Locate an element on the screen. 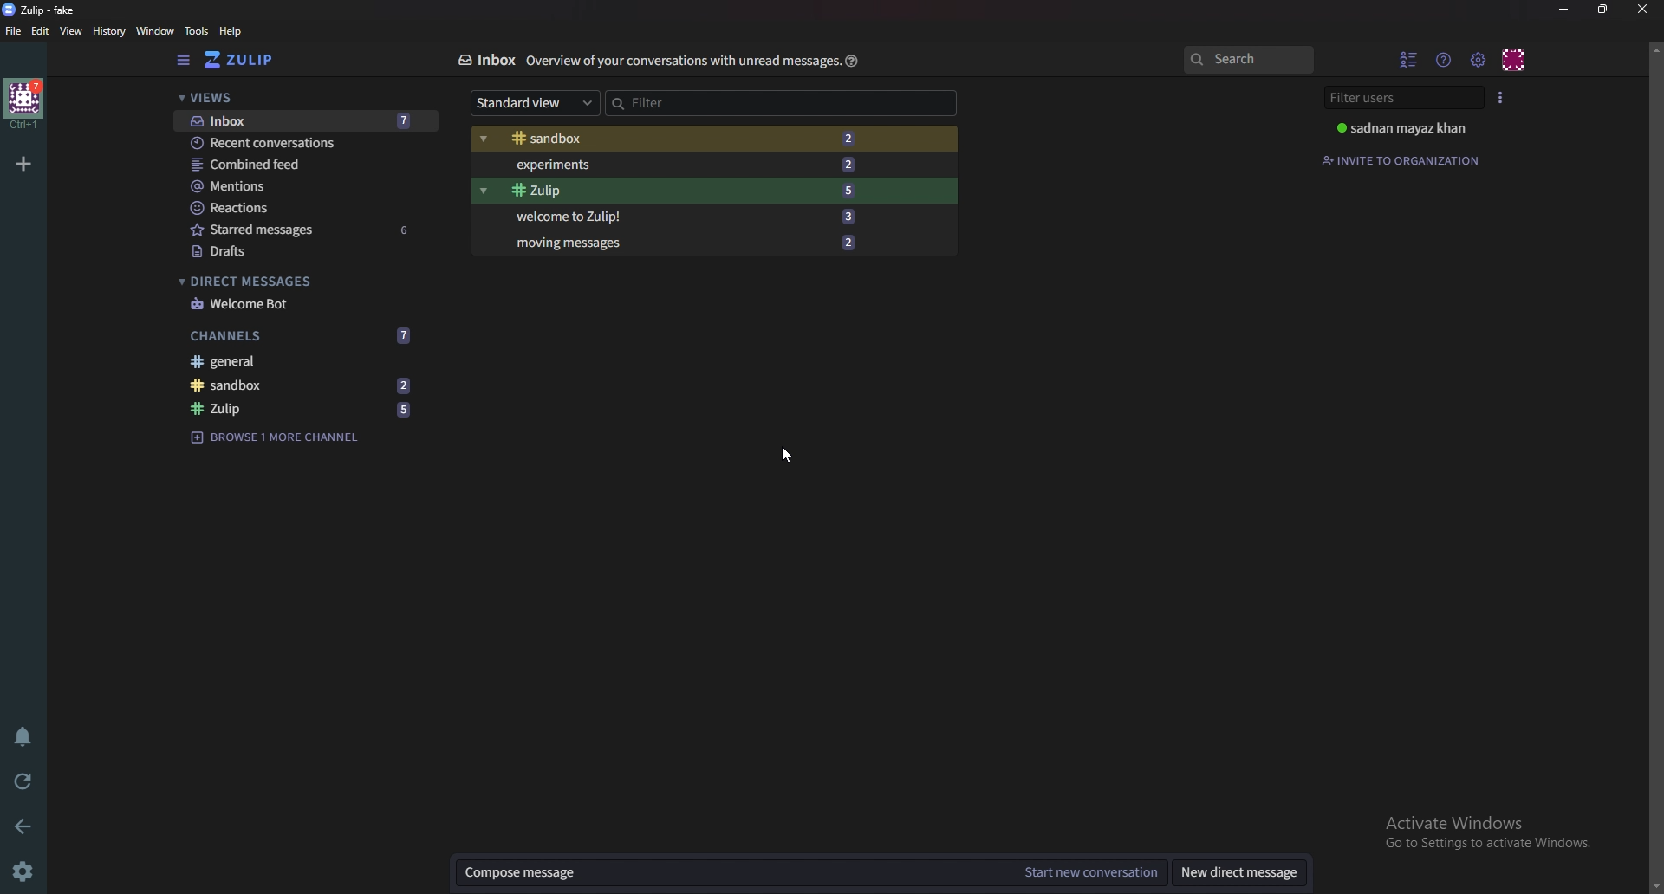 Image resolution: width=1664 pixels, height=894 pixels. Moving messages is located at coordinates (683, 242).